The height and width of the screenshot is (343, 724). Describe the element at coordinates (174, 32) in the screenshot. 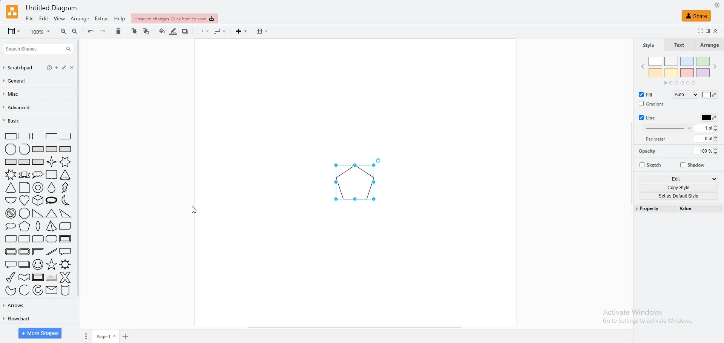

I see `line color` at that location.